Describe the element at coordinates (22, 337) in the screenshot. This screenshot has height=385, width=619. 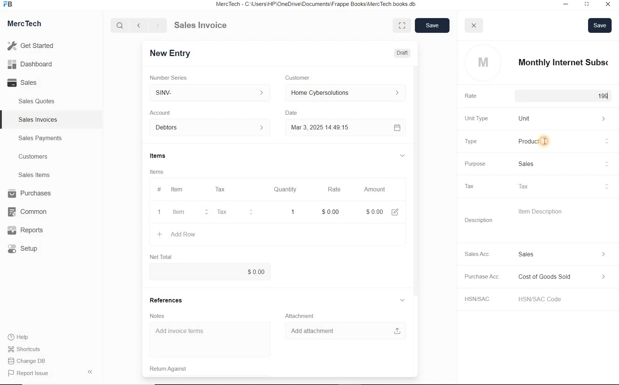
I see `Help` at that location.